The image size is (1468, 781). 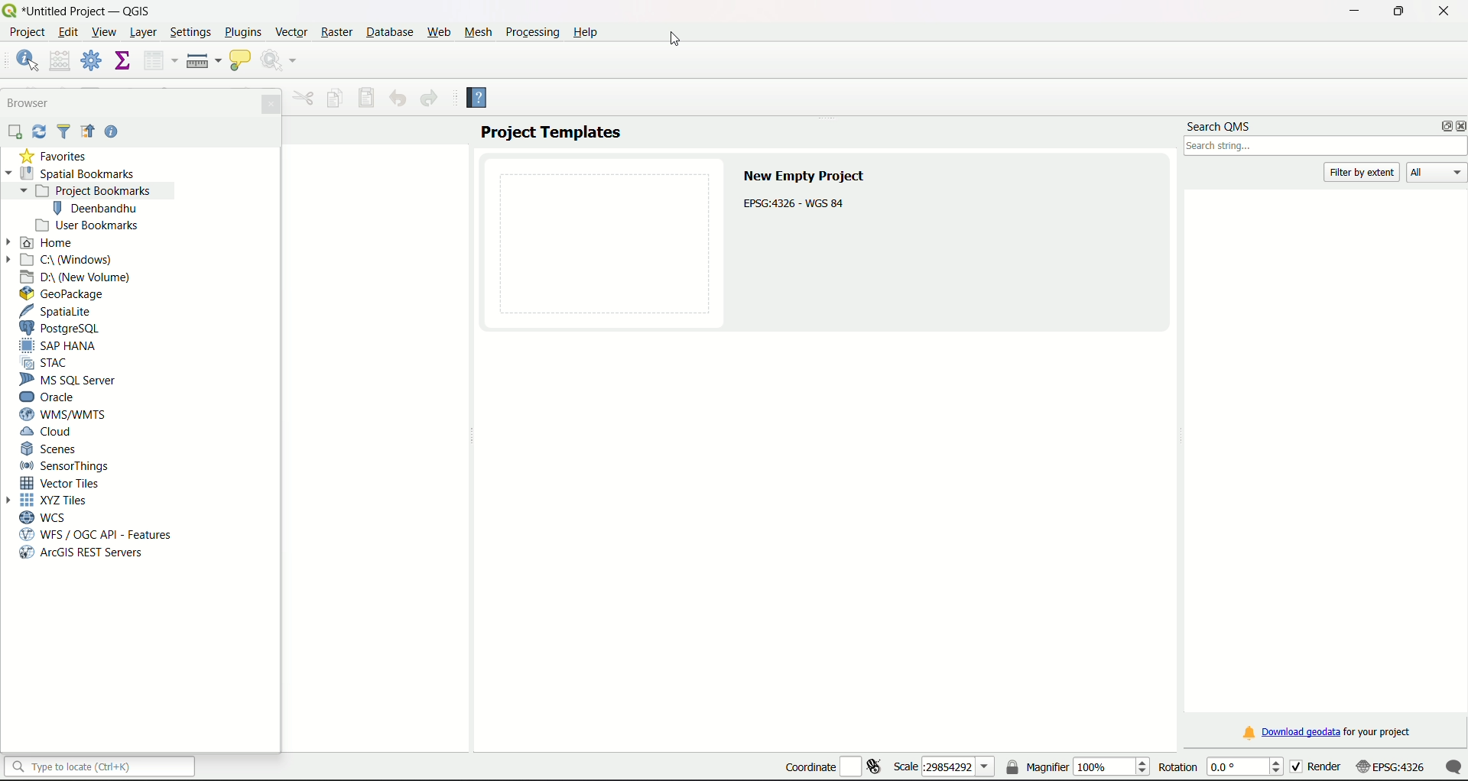 What do you see at coordinates (30, 102) in the screenshot?
I see `Browser` at bounding box center [30, 102].